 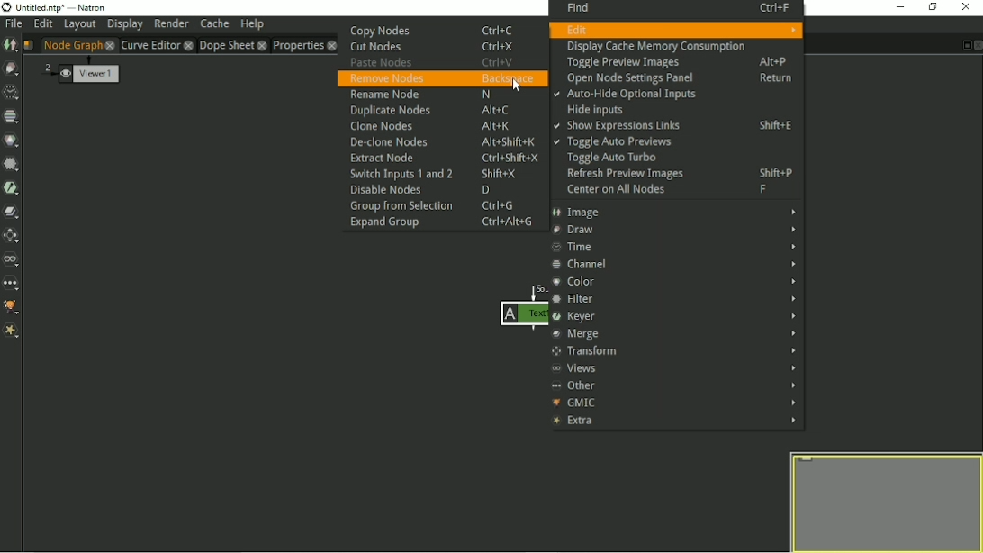 I want to click on Time, so click(x=11, y=93).